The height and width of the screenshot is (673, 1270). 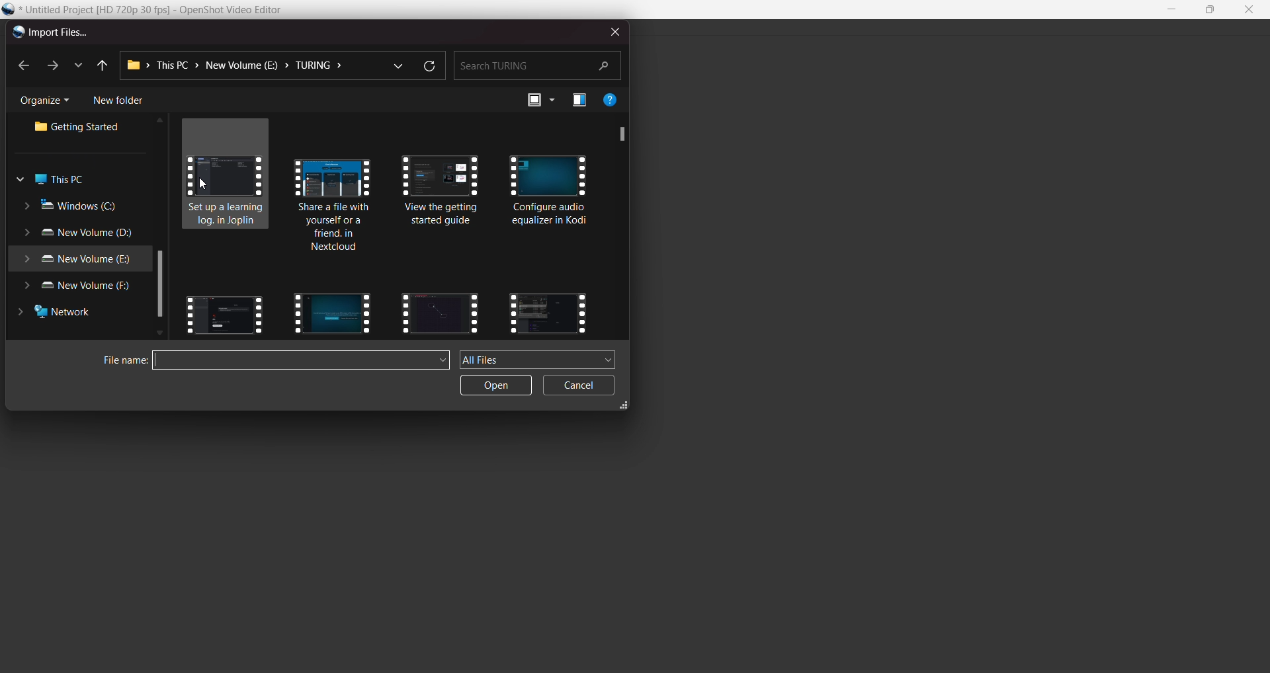 What do you see at coordinates (51, 65) in the screenshot?
I see `next` at bounding box center [51, 65].